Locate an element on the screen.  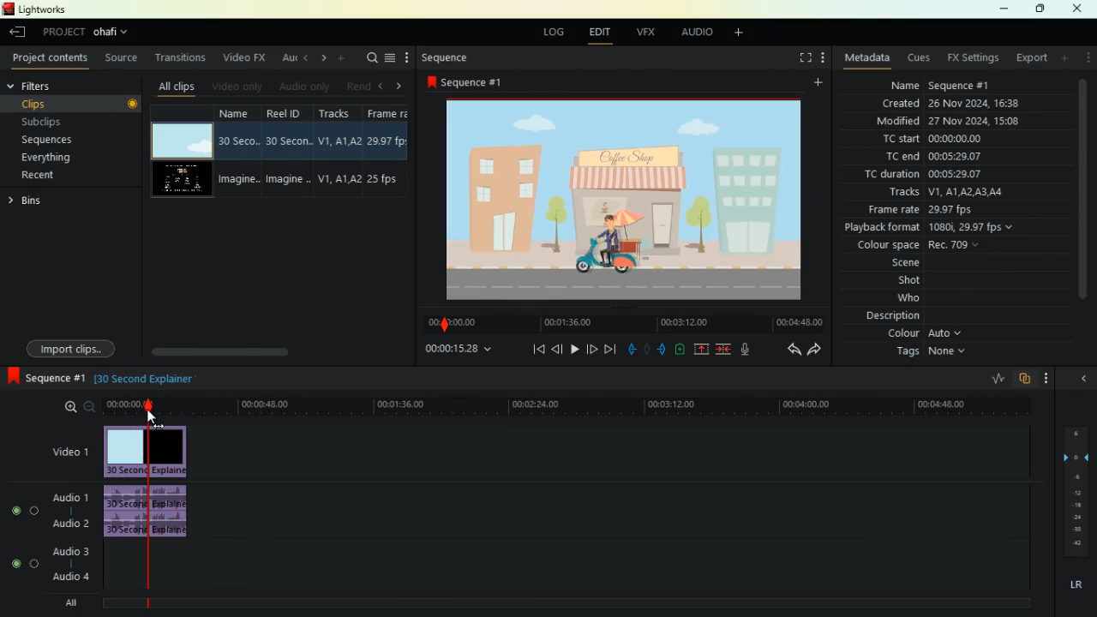
who is located at coordinates (897, 299).